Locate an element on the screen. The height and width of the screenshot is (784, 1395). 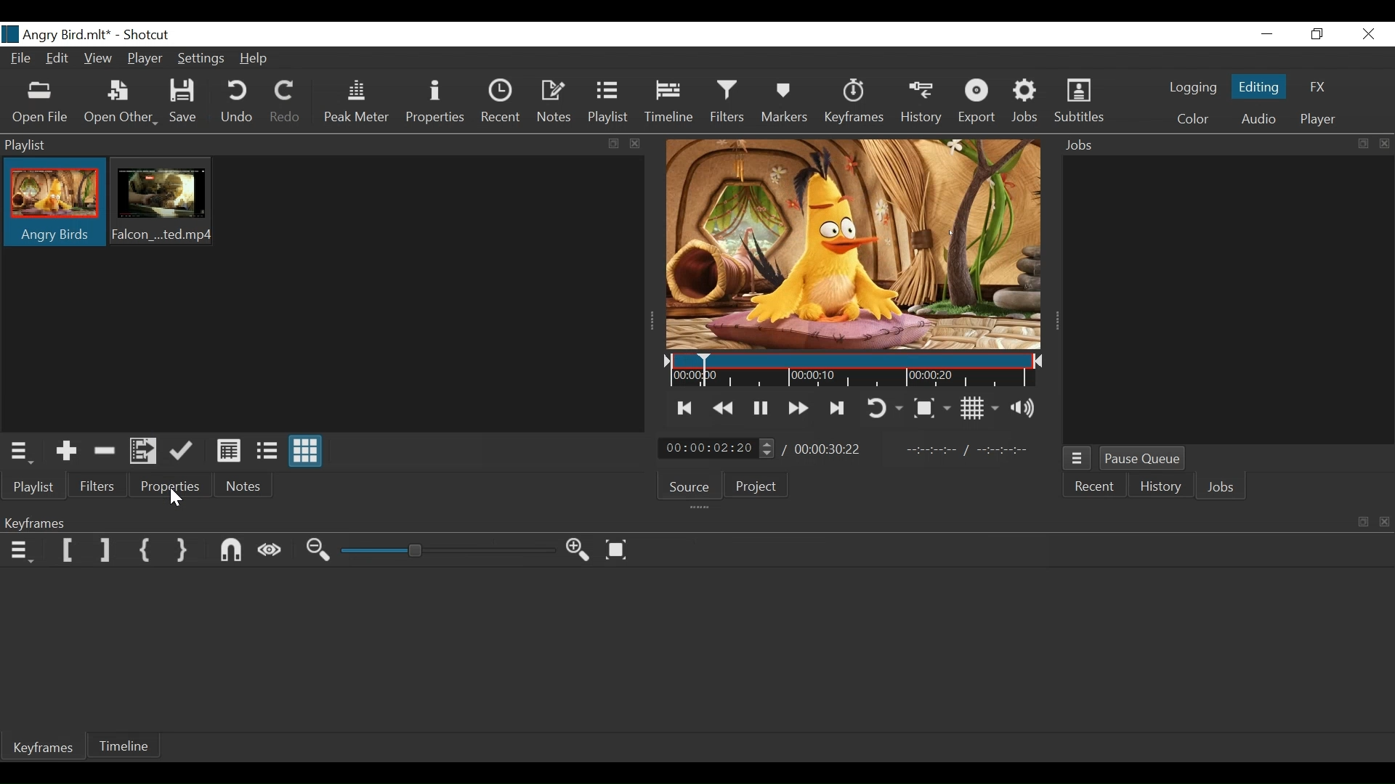
Show volume control is located at coordinates (1025, 409).